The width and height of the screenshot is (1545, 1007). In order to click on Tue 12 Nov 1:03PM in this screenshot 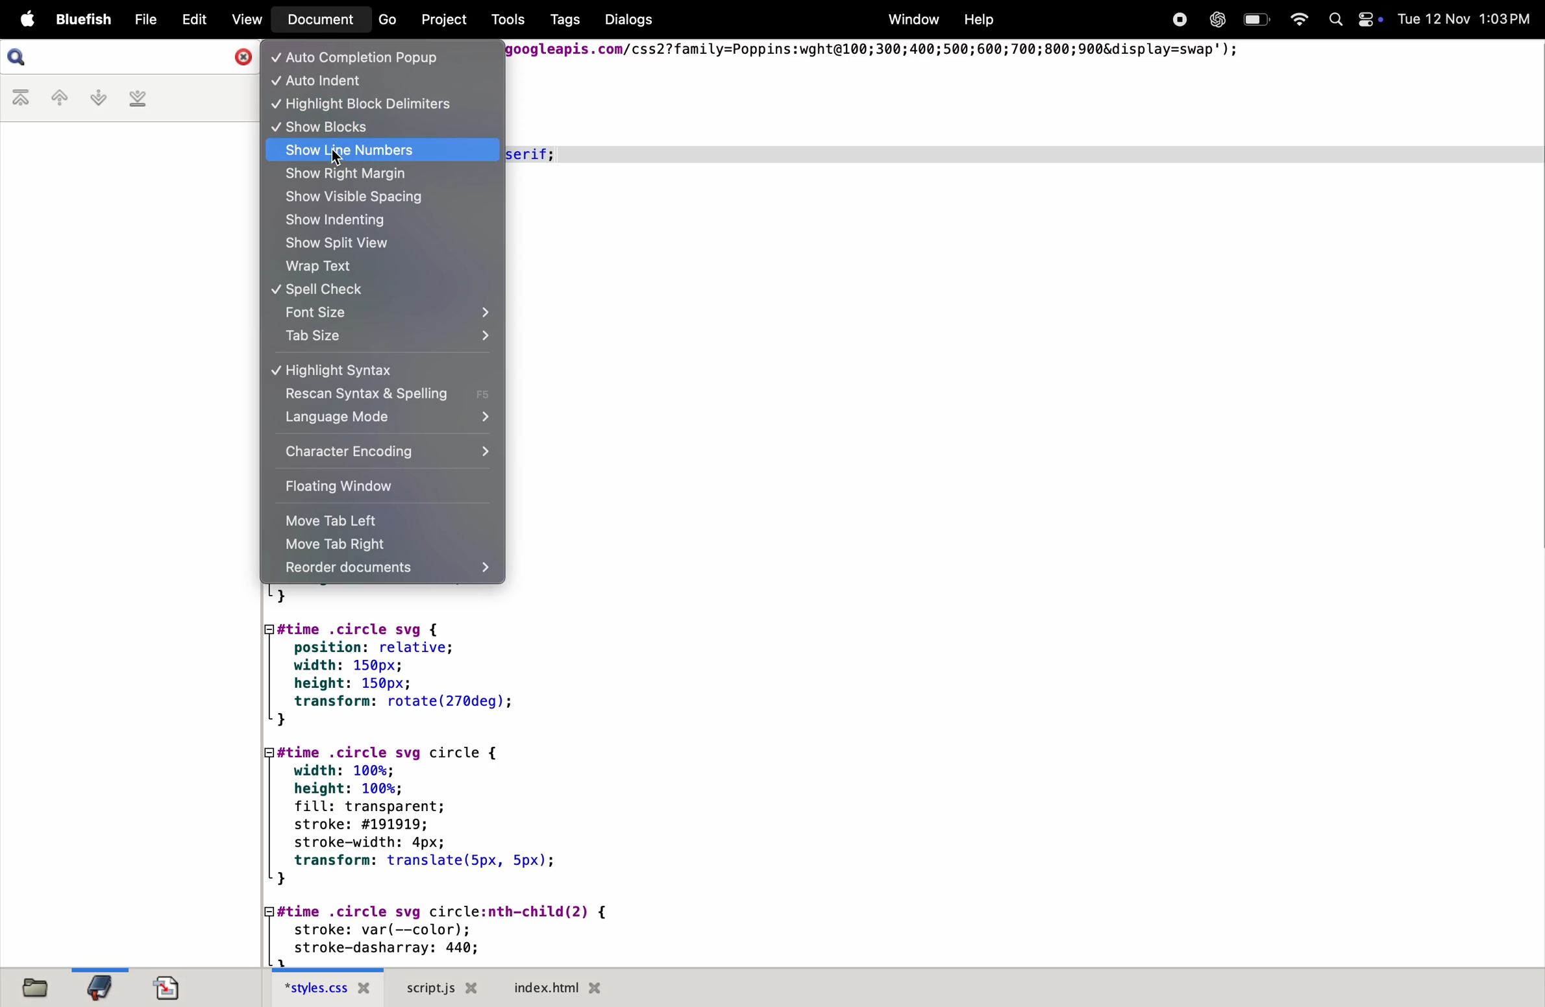, I will do `click(1465, 19)`.